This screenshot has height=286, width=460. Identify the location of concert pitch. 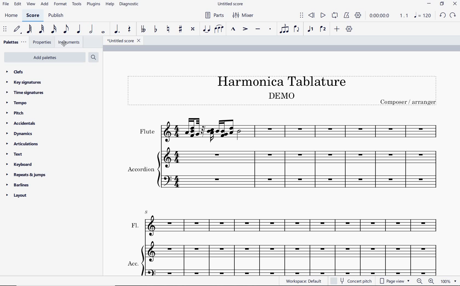
(350, 281).